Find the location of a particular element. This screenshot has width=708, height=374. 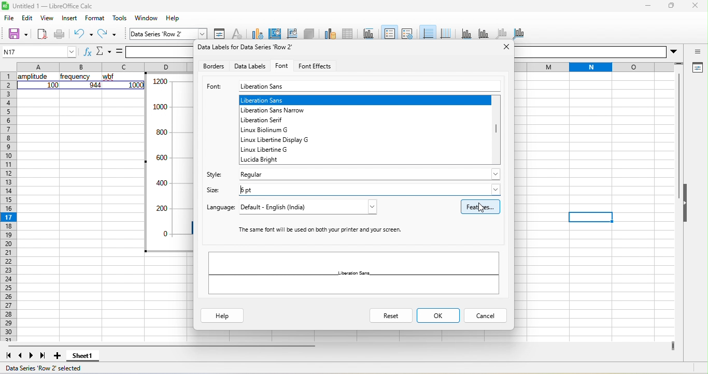

format selection is located at coordinates (220, 33).